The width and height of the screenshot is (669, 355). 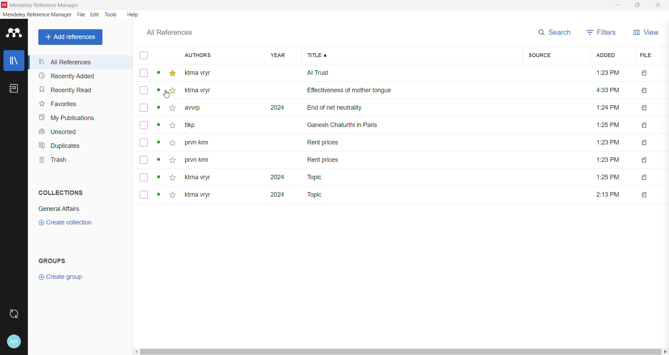 What do you see at coordinates (158, 162) in the screenshot?
I see `dot ` at bounding box center [158, 162].